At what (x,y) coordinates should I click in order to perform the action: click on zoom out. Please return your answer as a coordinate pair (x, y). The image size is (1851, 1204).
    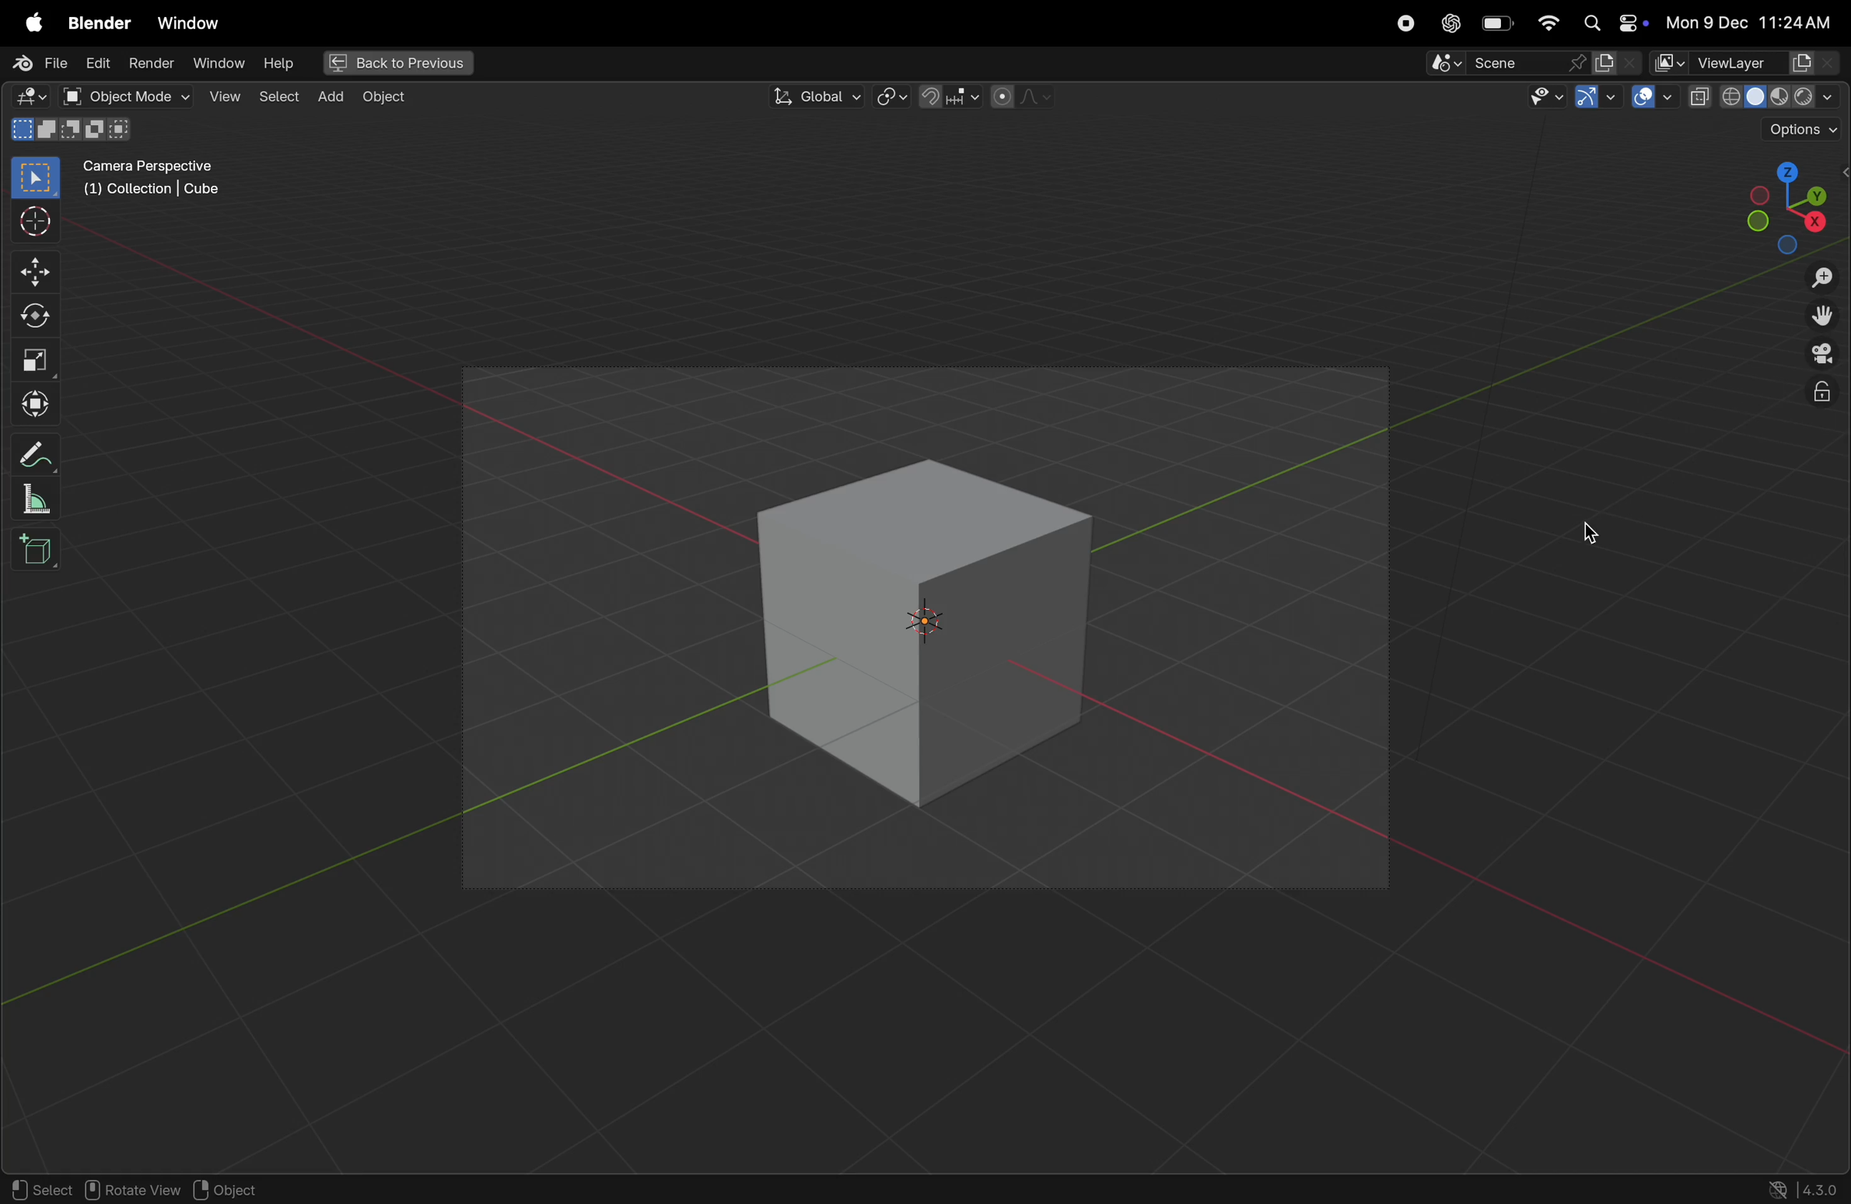
    Looking at the image, I should click on (1825, 280).